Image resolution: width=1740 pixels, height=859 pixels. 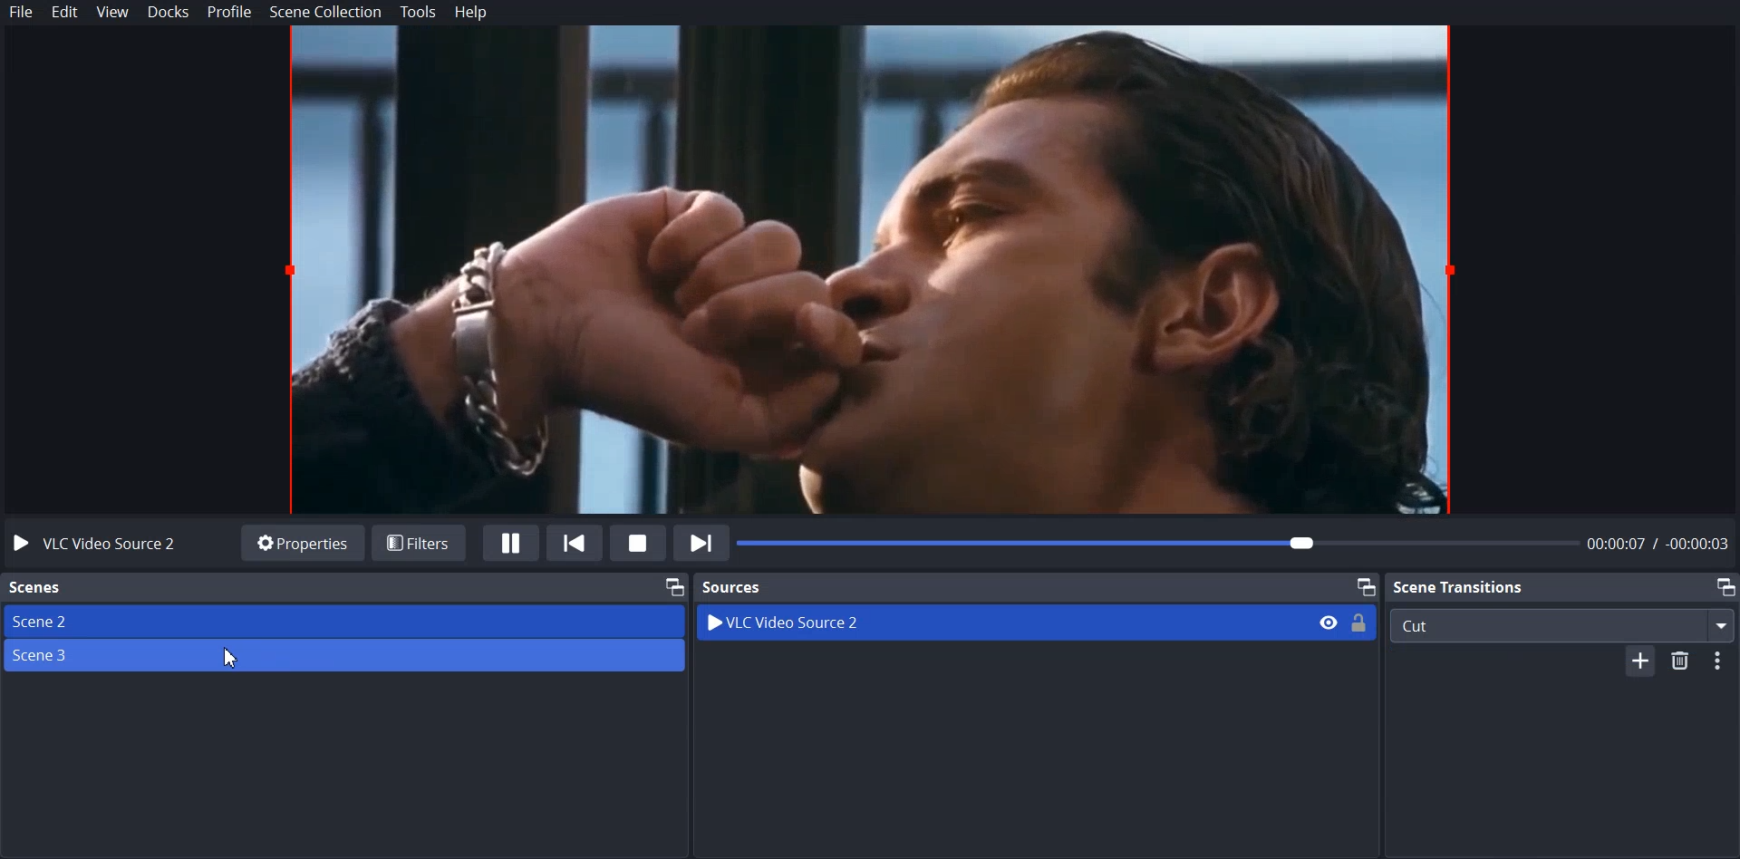 What do you see at coordinates (879, 270) in the screenshot?
I see `File Preview window` at bounding box center [879, 270].